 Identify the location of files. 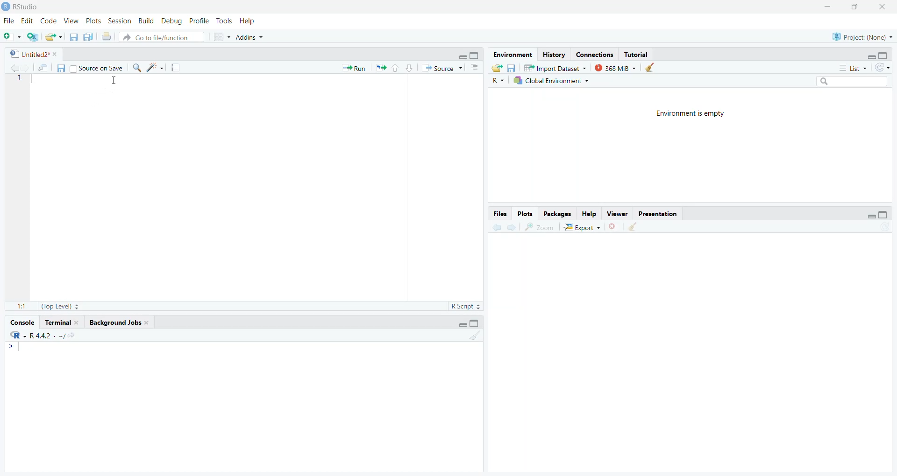
(513, 68).